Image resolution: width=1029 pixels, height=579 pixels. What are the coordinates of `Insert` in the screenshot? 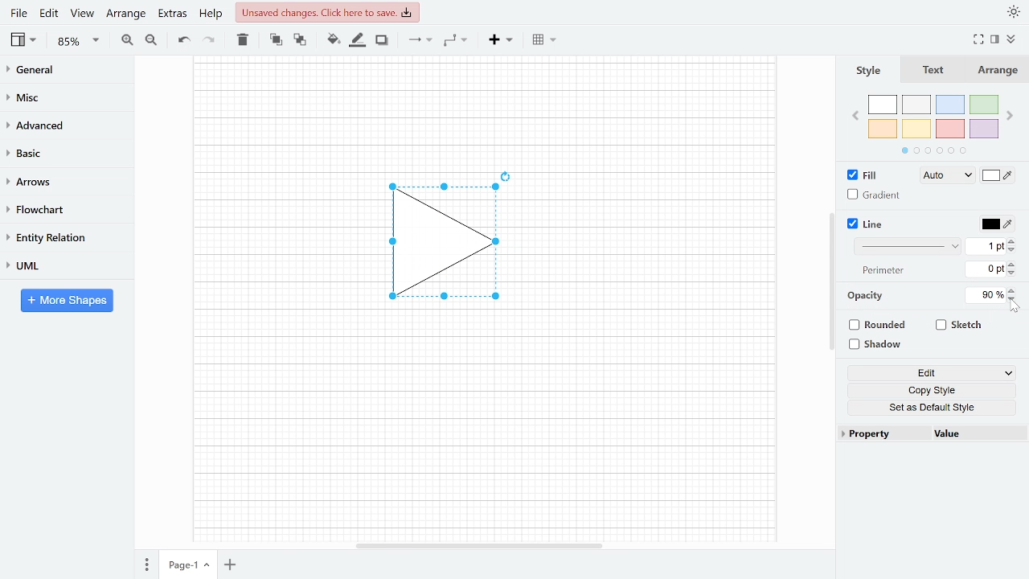 It's located at (501, 39).